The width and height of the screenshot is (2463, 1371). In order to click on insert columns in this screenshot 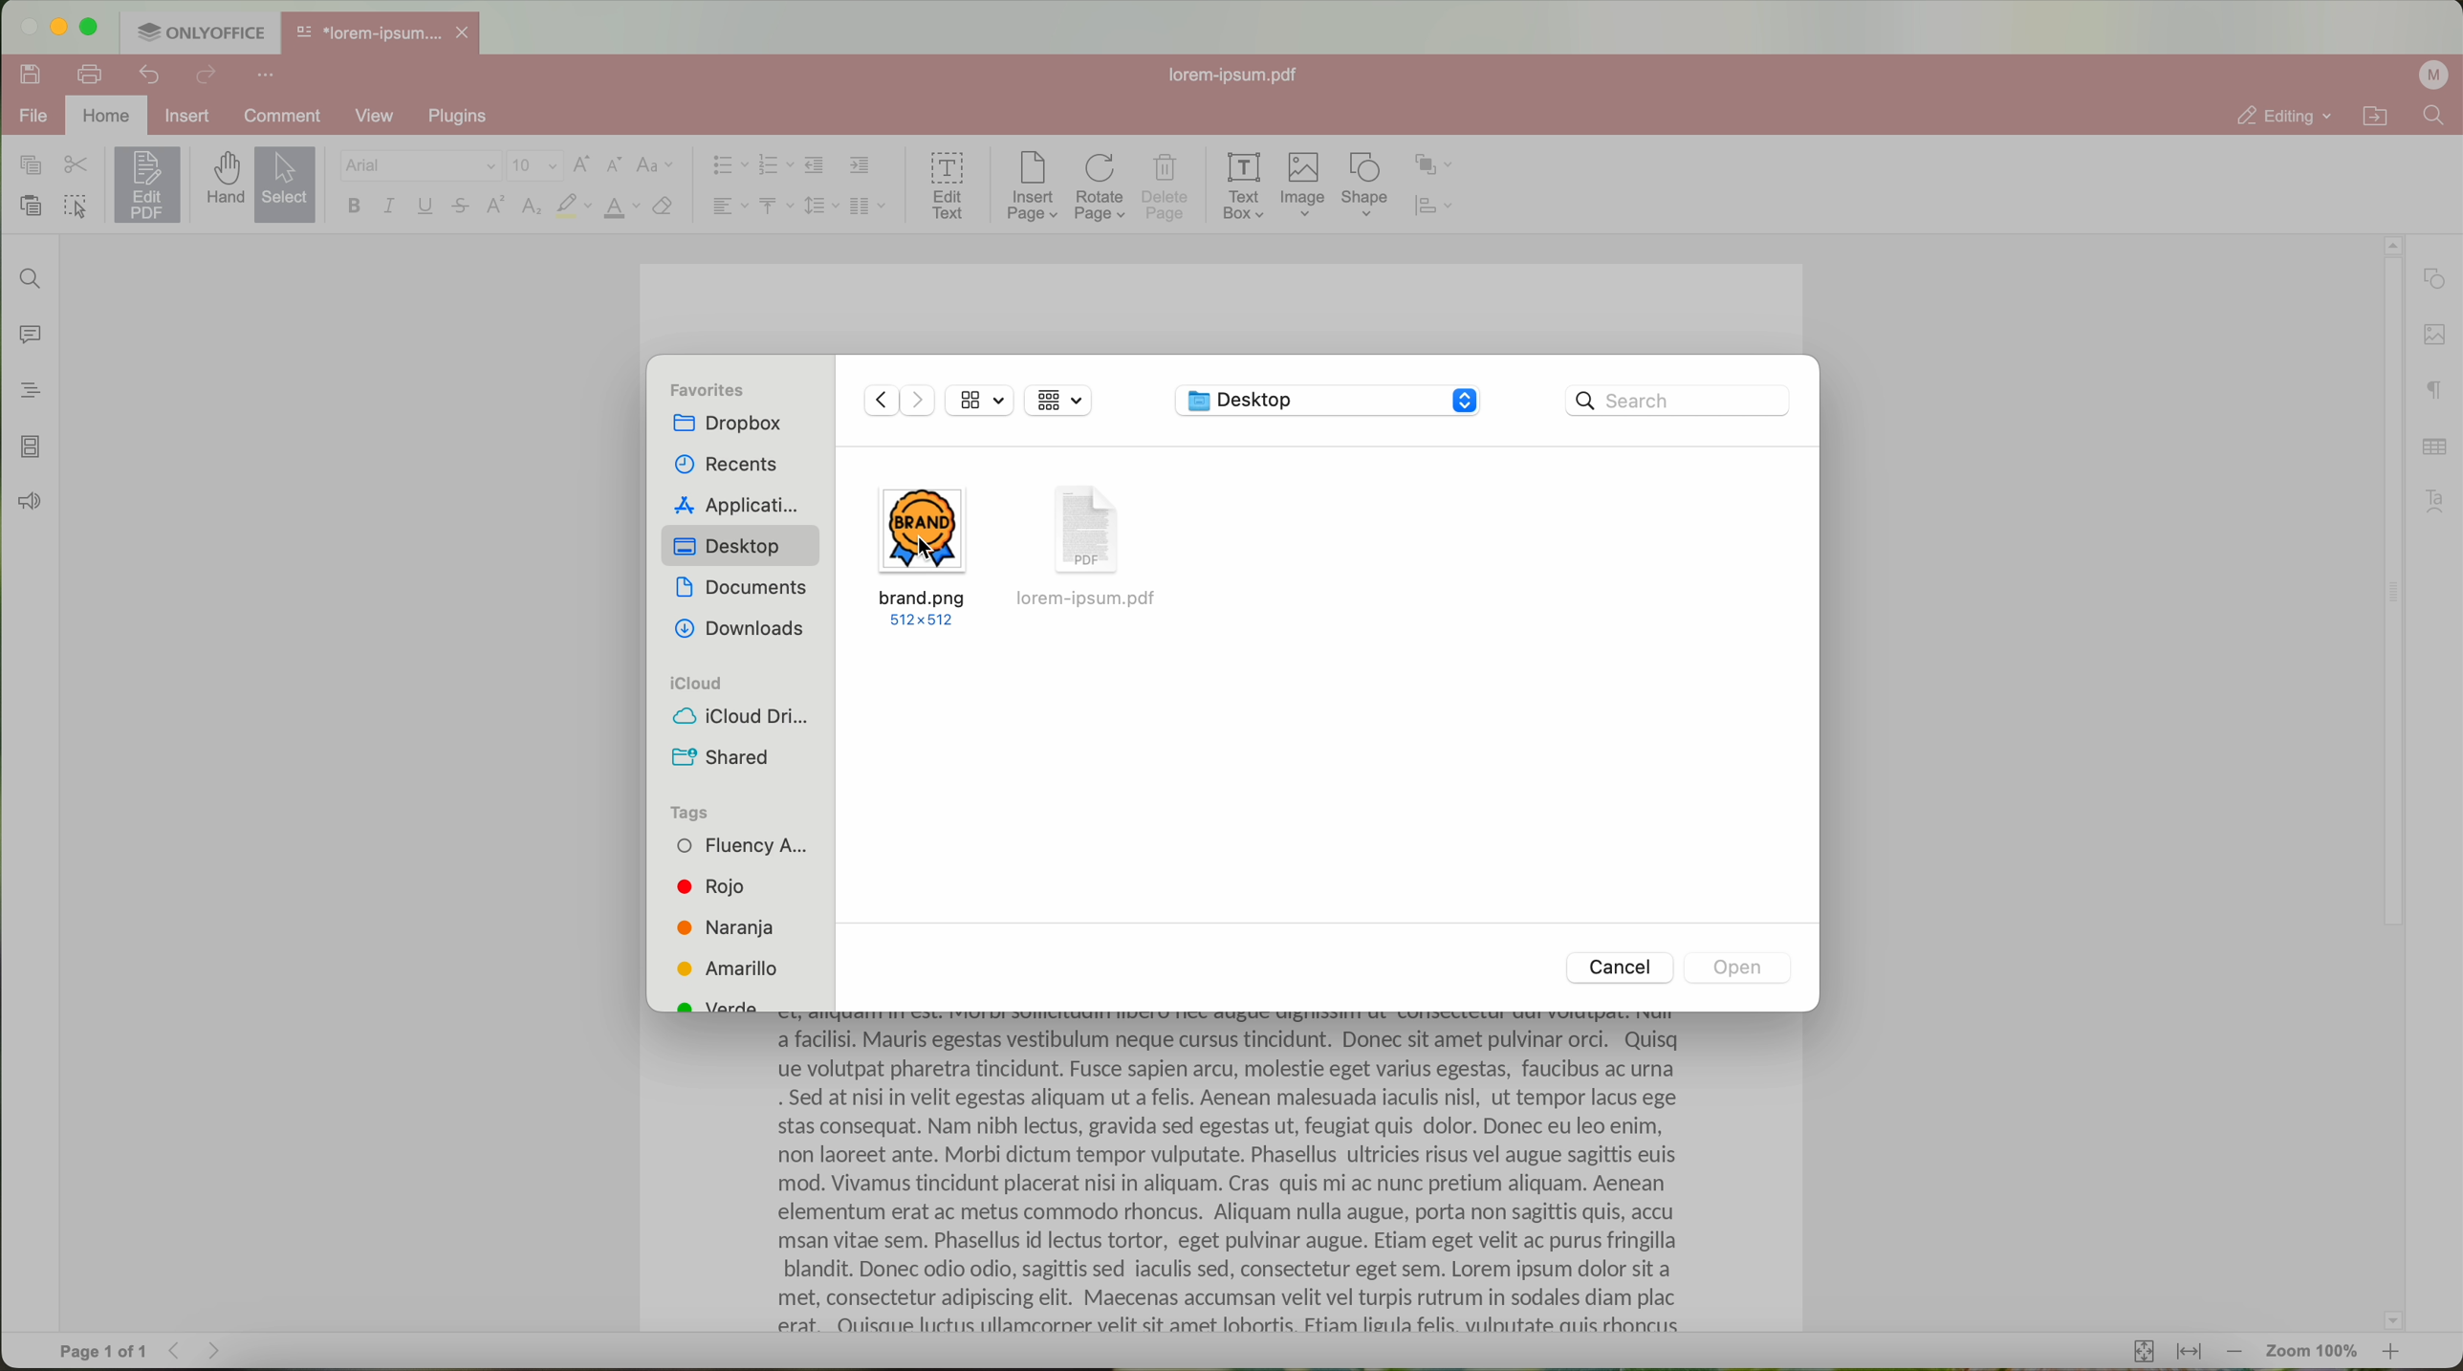, I will do `click(870, 208)`.